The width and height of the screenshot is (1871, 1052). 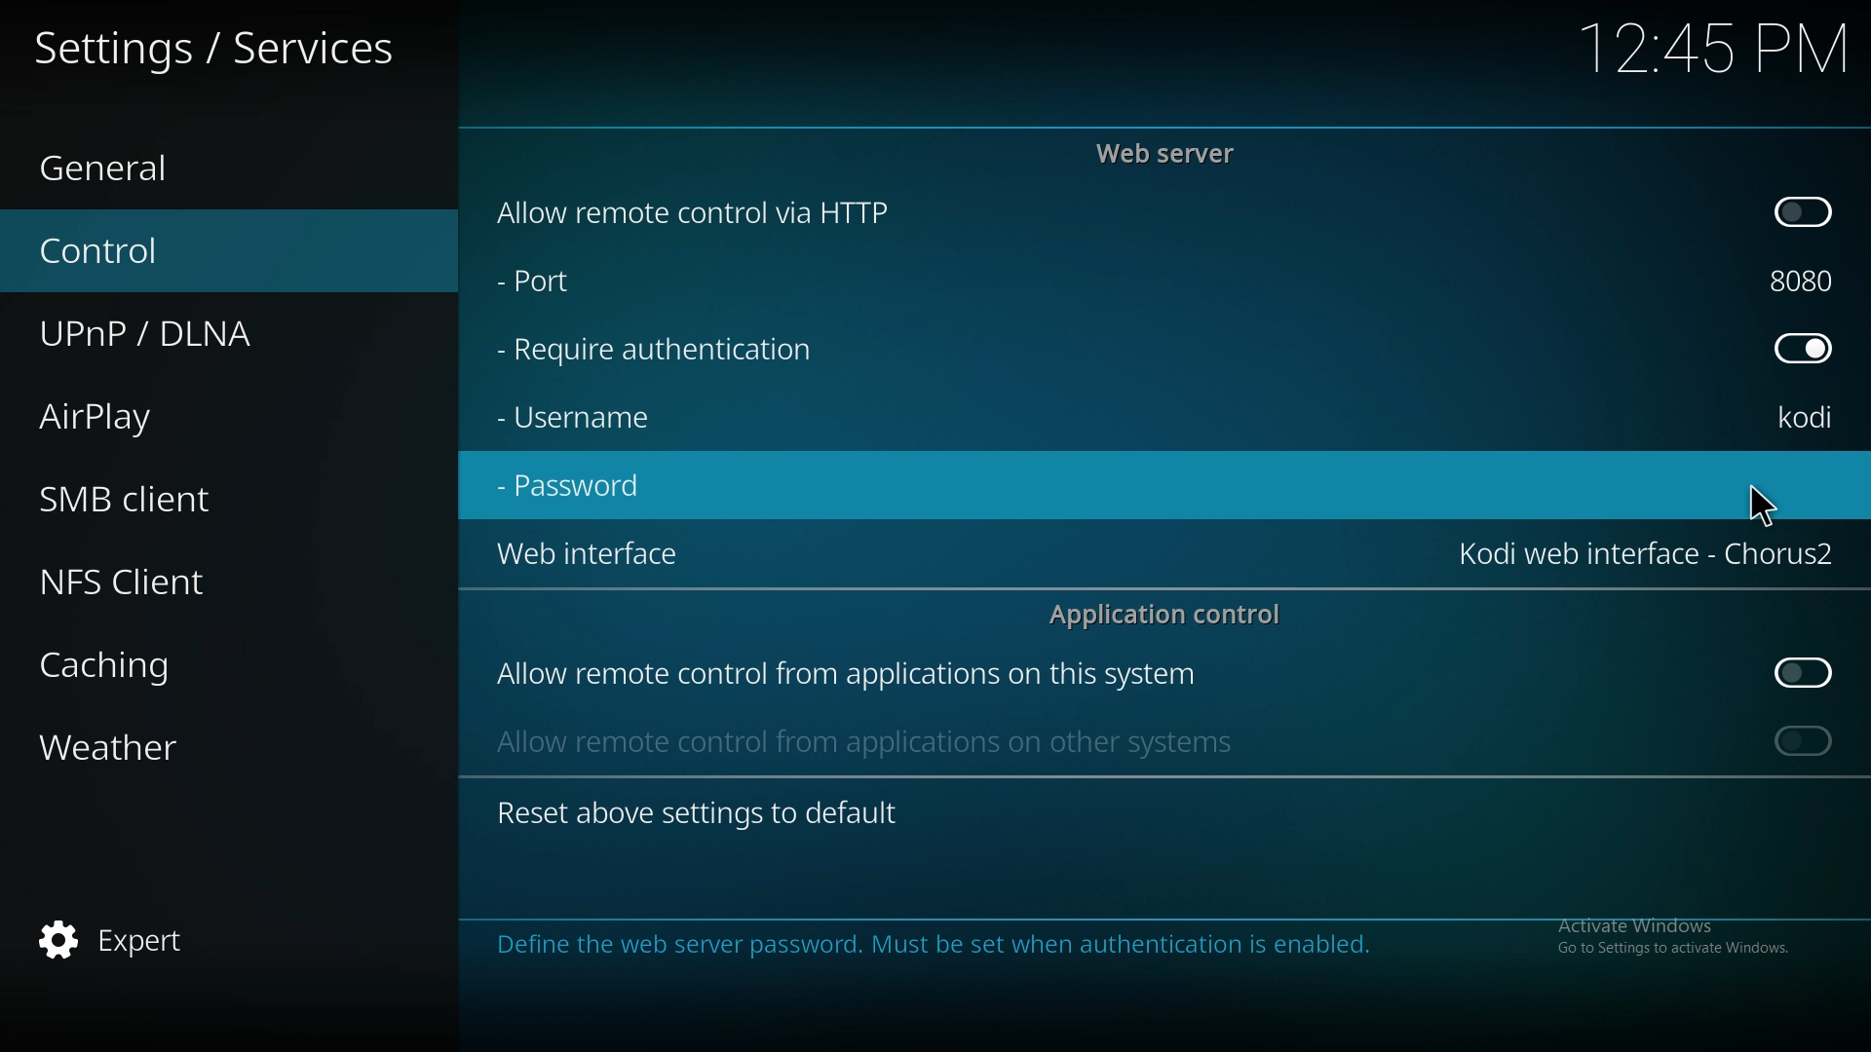 What do you see at coordinates (1171, 153) in the screenshot?
I see `web server` at bounding box center [1171, 153].